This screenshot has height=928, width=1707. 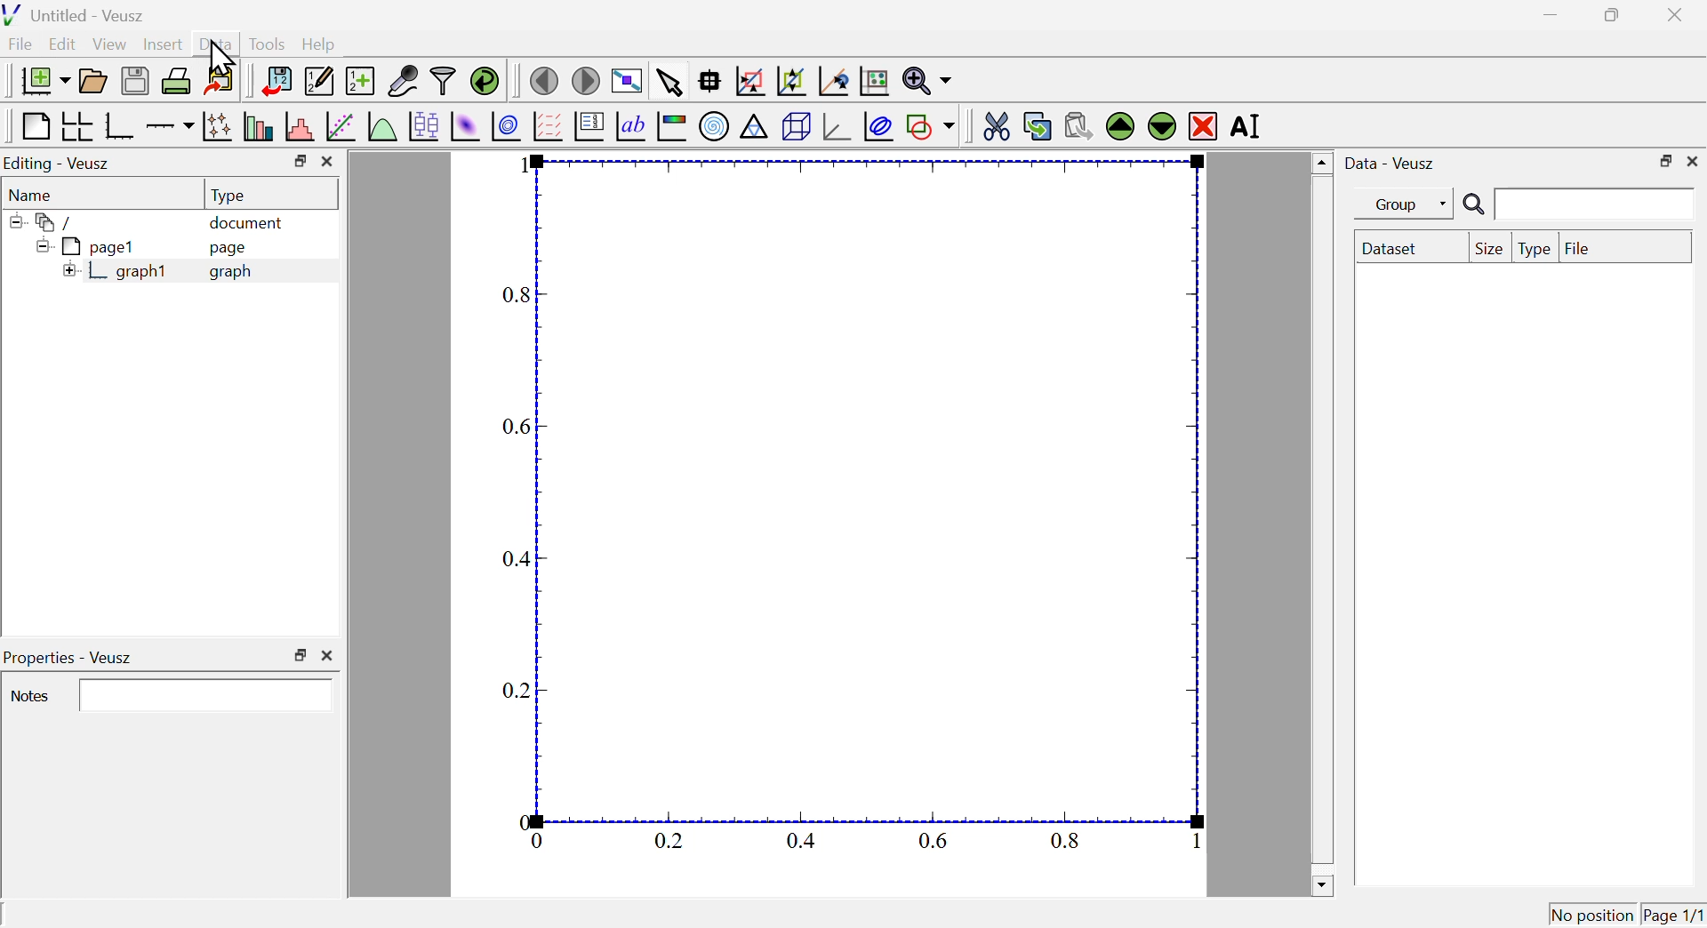 I want to click on Edit, so click(x=63, y=45).